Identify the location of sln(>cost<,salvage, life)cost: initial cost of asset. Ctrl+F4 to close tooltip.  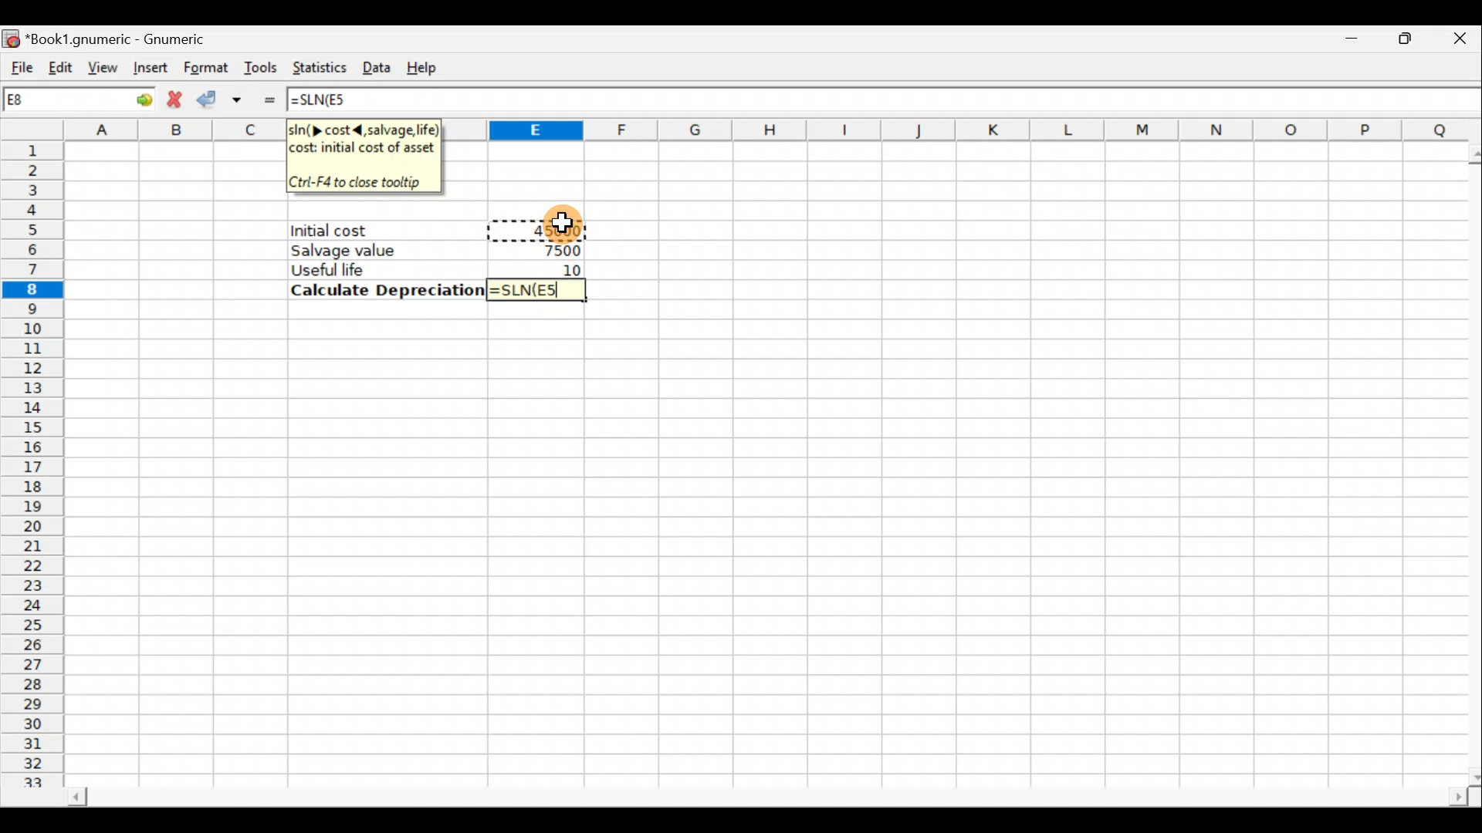
(364, 157).